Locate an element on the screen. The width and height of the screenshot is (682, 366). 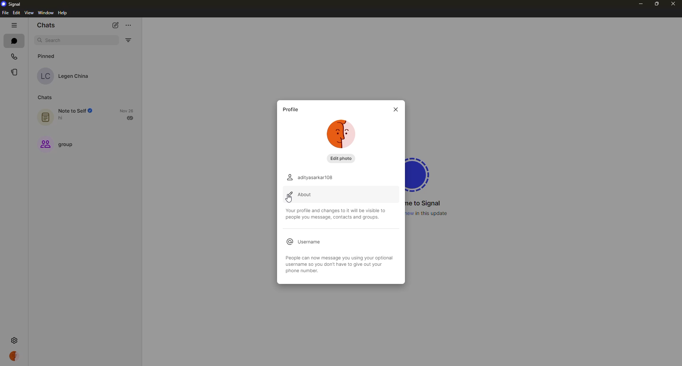
stories is located at coordinates (15, 72).